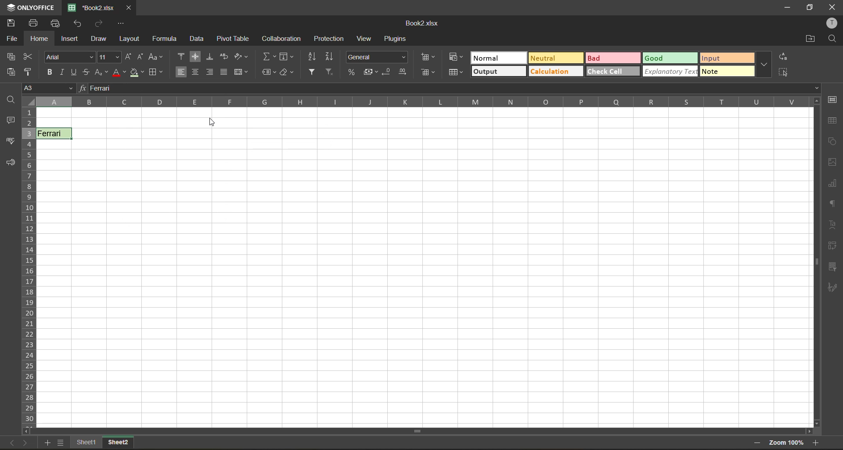 Image resolution: width=843 pixels, height=450 pixels. I want to click on align middle, so click(195, 56).